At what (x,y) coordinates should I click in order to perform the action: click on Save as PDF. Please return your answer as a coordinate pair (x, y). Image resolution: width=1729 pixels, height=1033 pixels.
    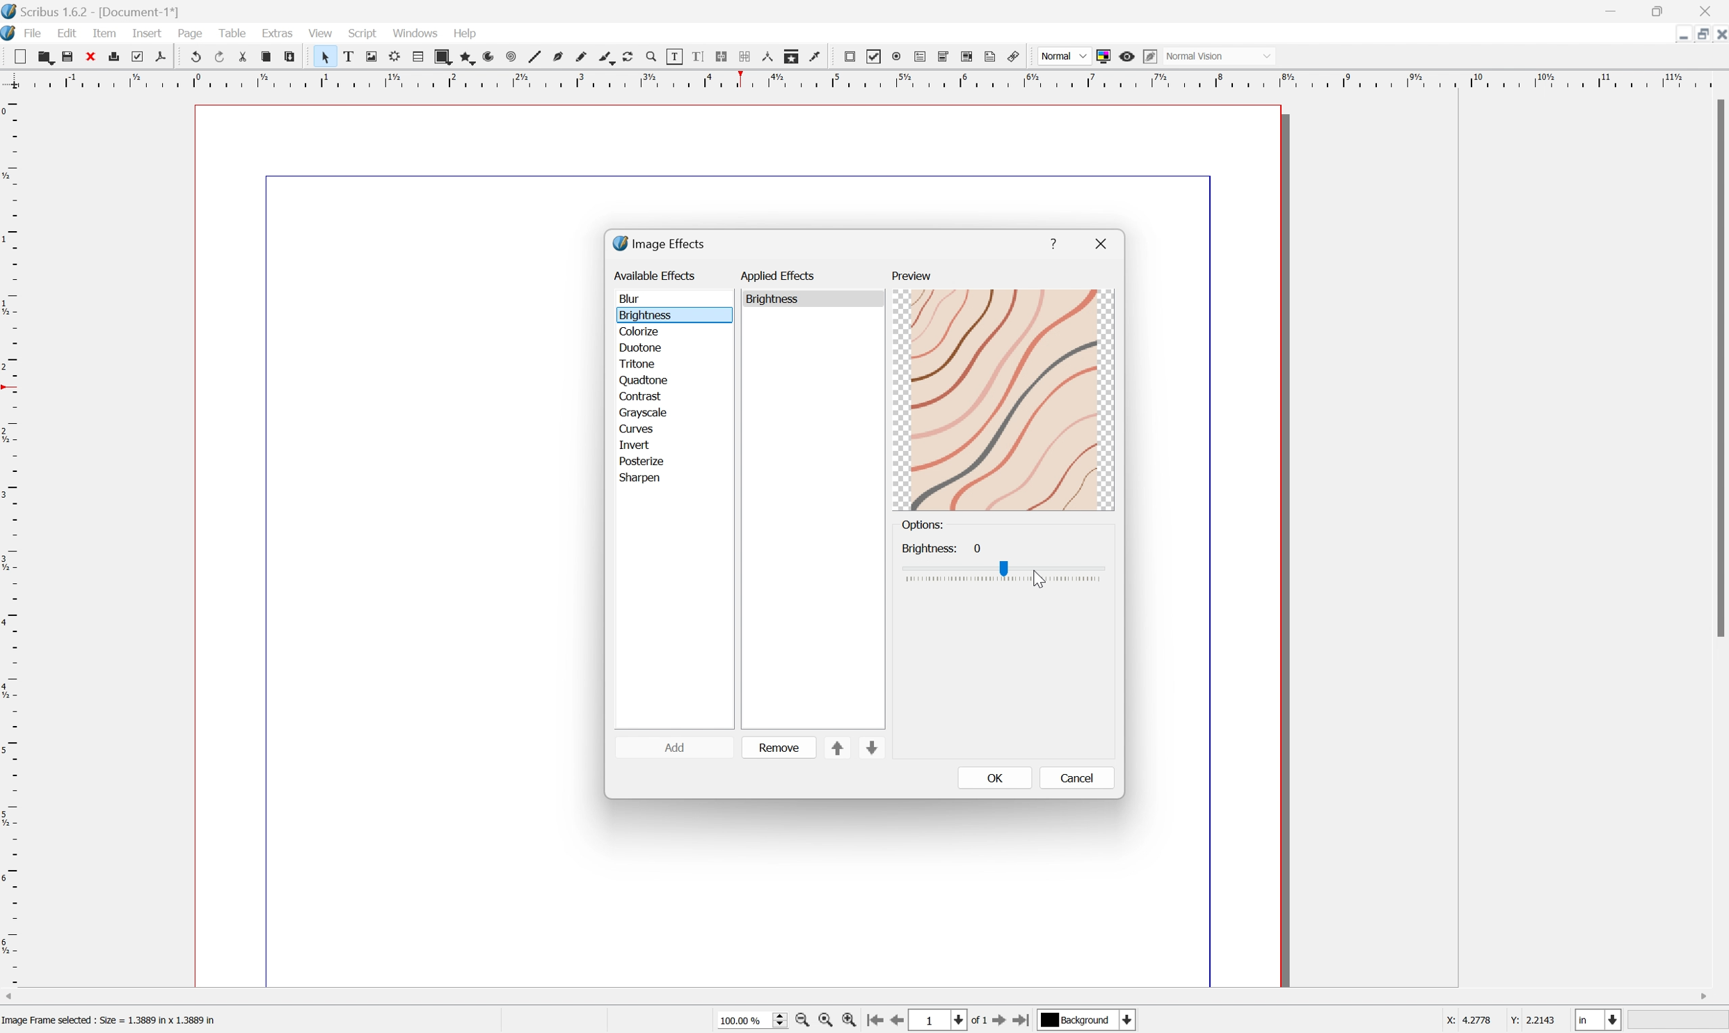
    Looking at the image, I should click on (161, 55).